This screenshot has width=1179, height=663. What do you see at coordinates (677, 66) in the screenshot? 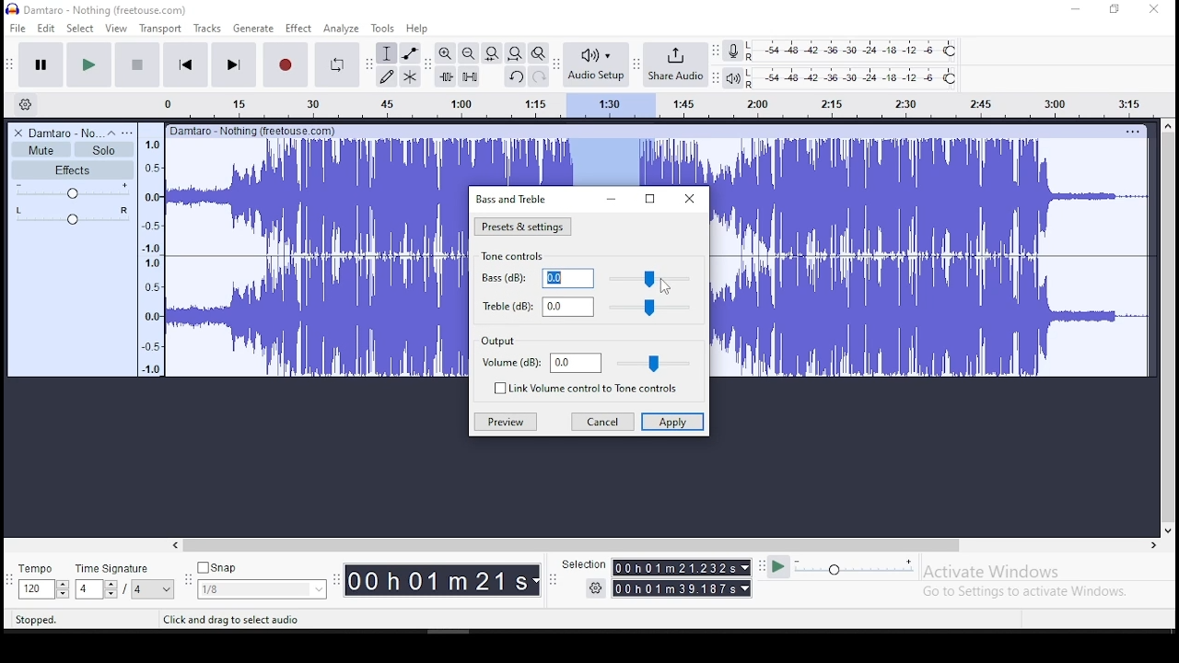
I see `share audio` at bounding box center [677, 66].